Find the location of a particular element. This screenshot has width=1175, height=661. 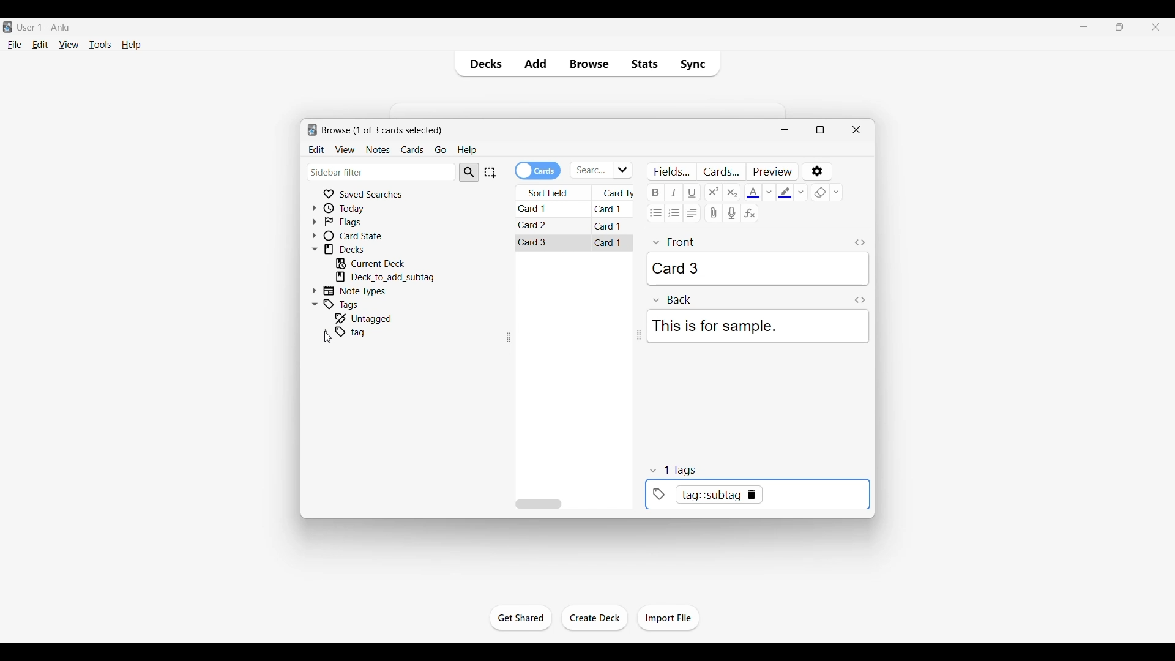

View menu is located at coordinates (69, 44).